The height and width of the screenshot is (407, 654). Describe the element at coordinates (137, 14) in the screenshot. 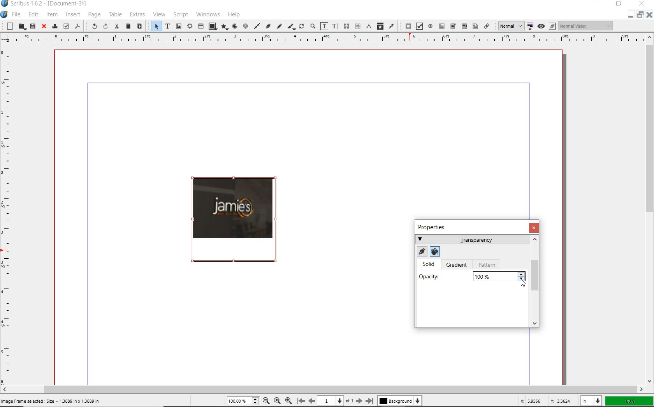

I see `EXTRAS` at that location.